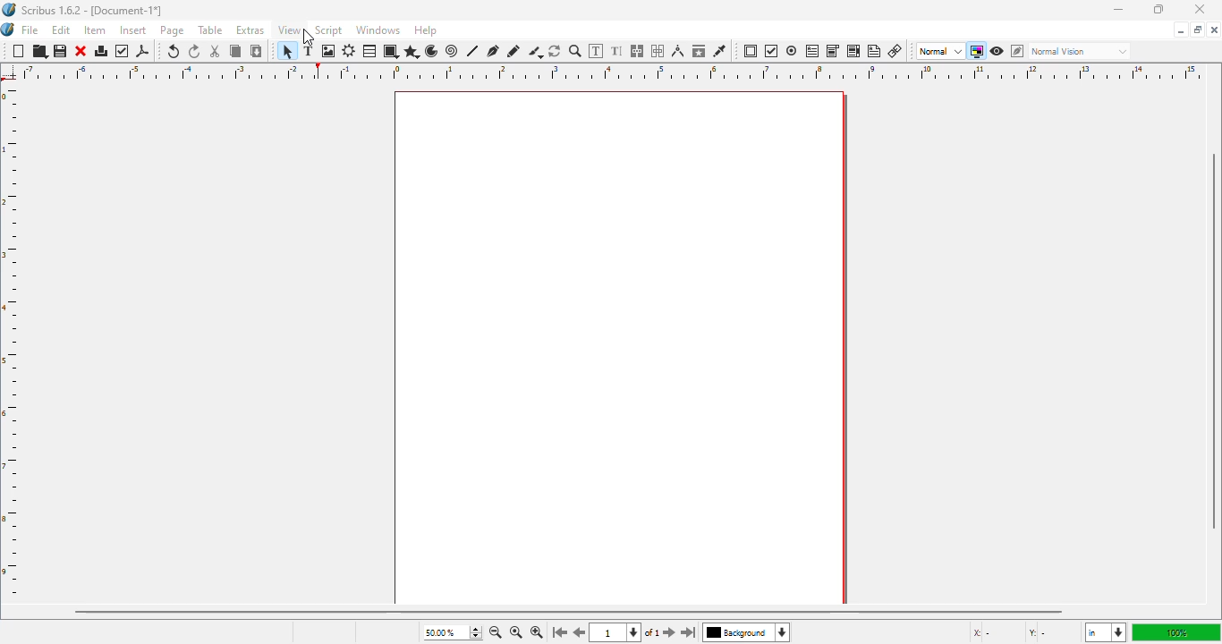 The width and height of the screenshot is (1222, 644). Describe the element at coordinates (875, 51) in the screenshot. I see `text annotation` at that location.